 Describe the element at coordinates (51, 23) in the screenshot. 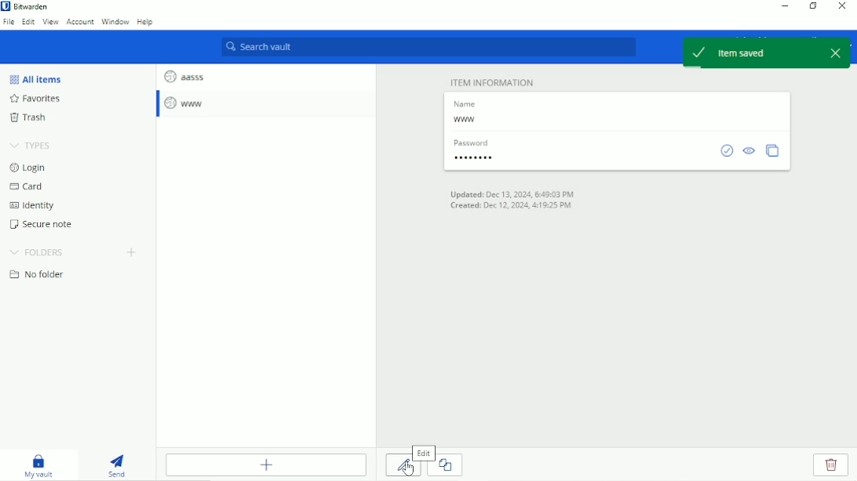

I see `View` at that location.